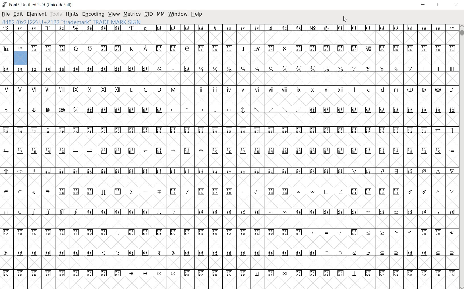 This screenshot has width=464, height=289. Describe the element at coordinates (148, 15) in the screenshot. I see `CID` at that location.